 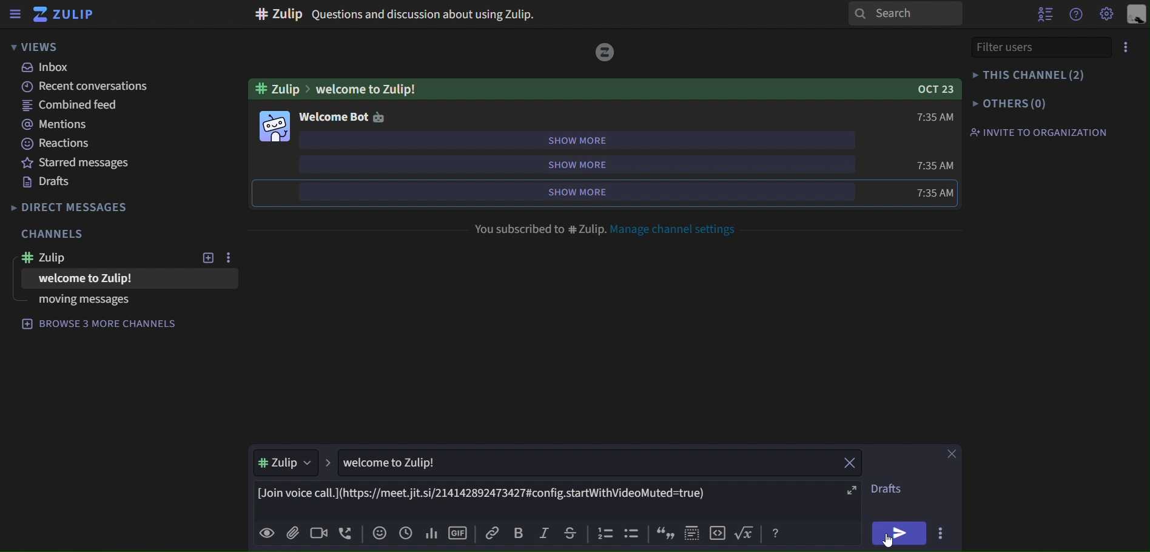 I want to click on italic, so click(x=545, y=534).